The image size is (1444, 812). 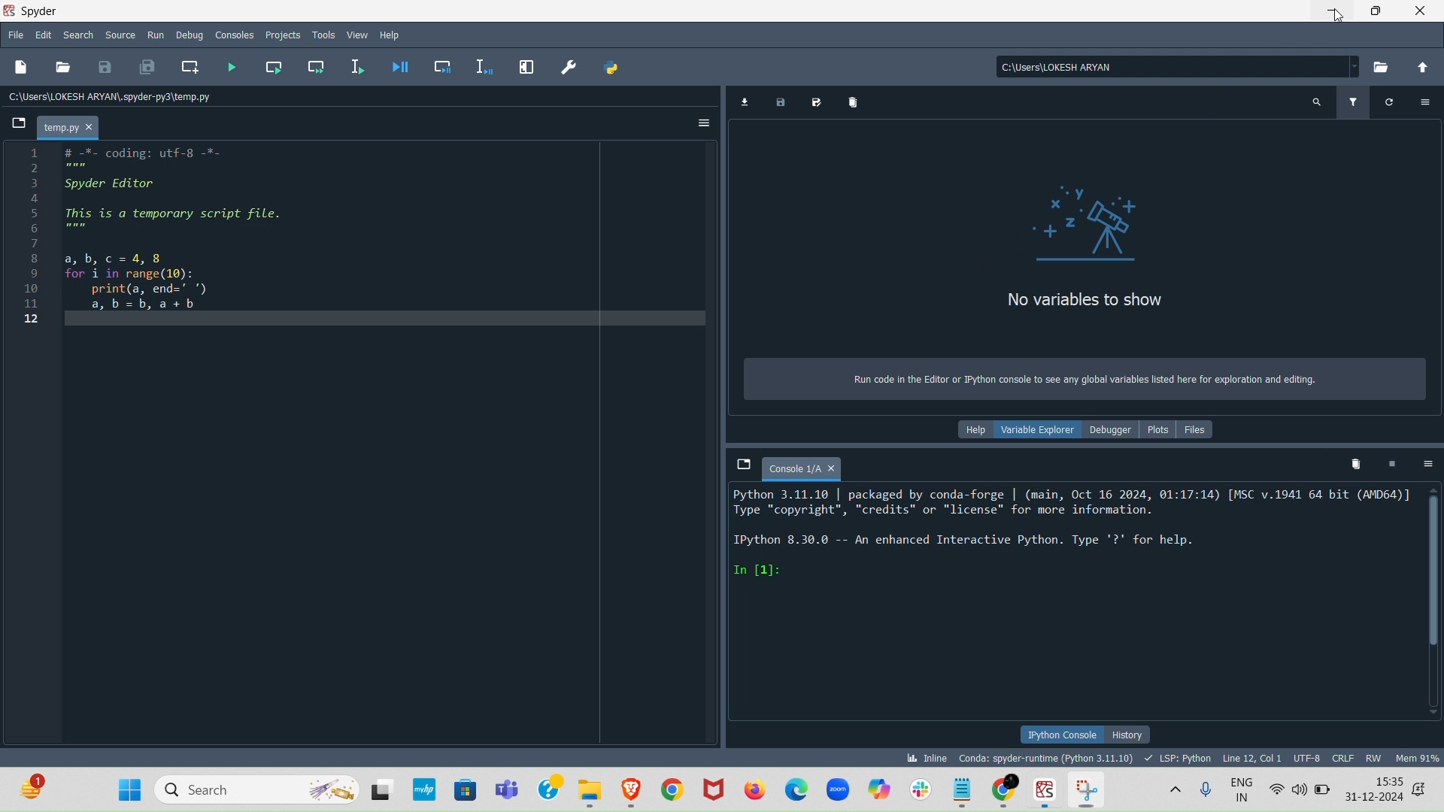 I want to click on Cursor position, so click(x=1250, y=757).